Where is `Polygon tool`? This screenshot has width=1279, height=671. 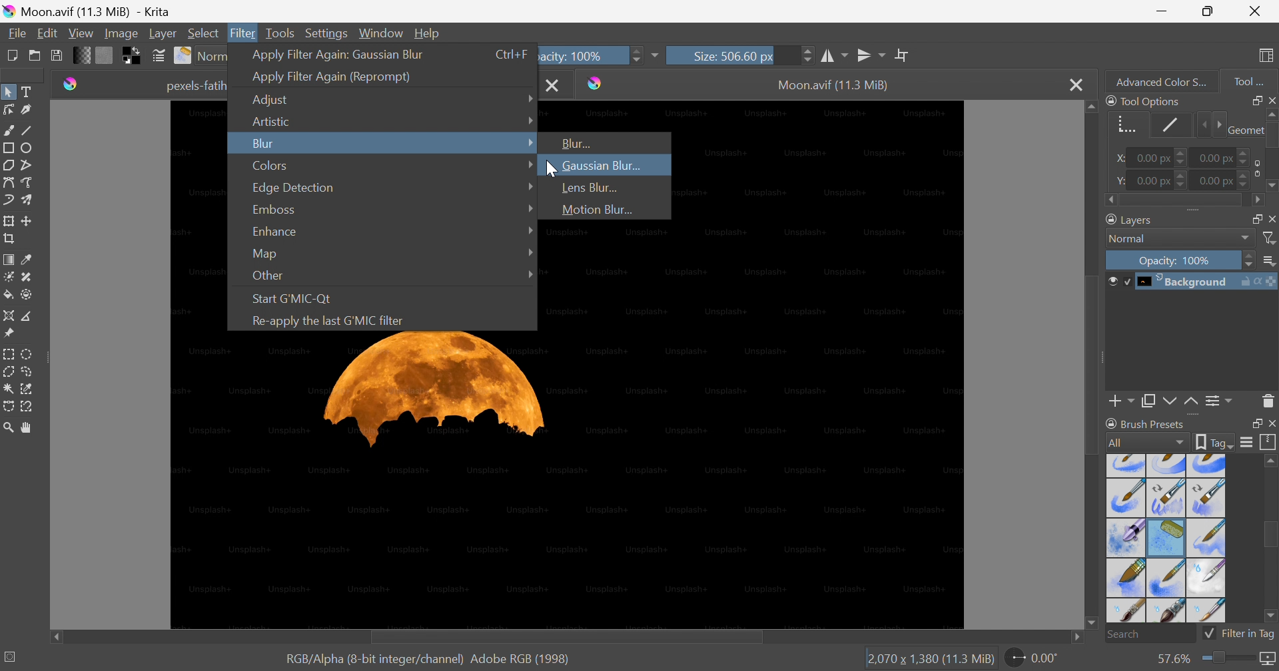 Polygon tool is located at coordinates (8, 165).